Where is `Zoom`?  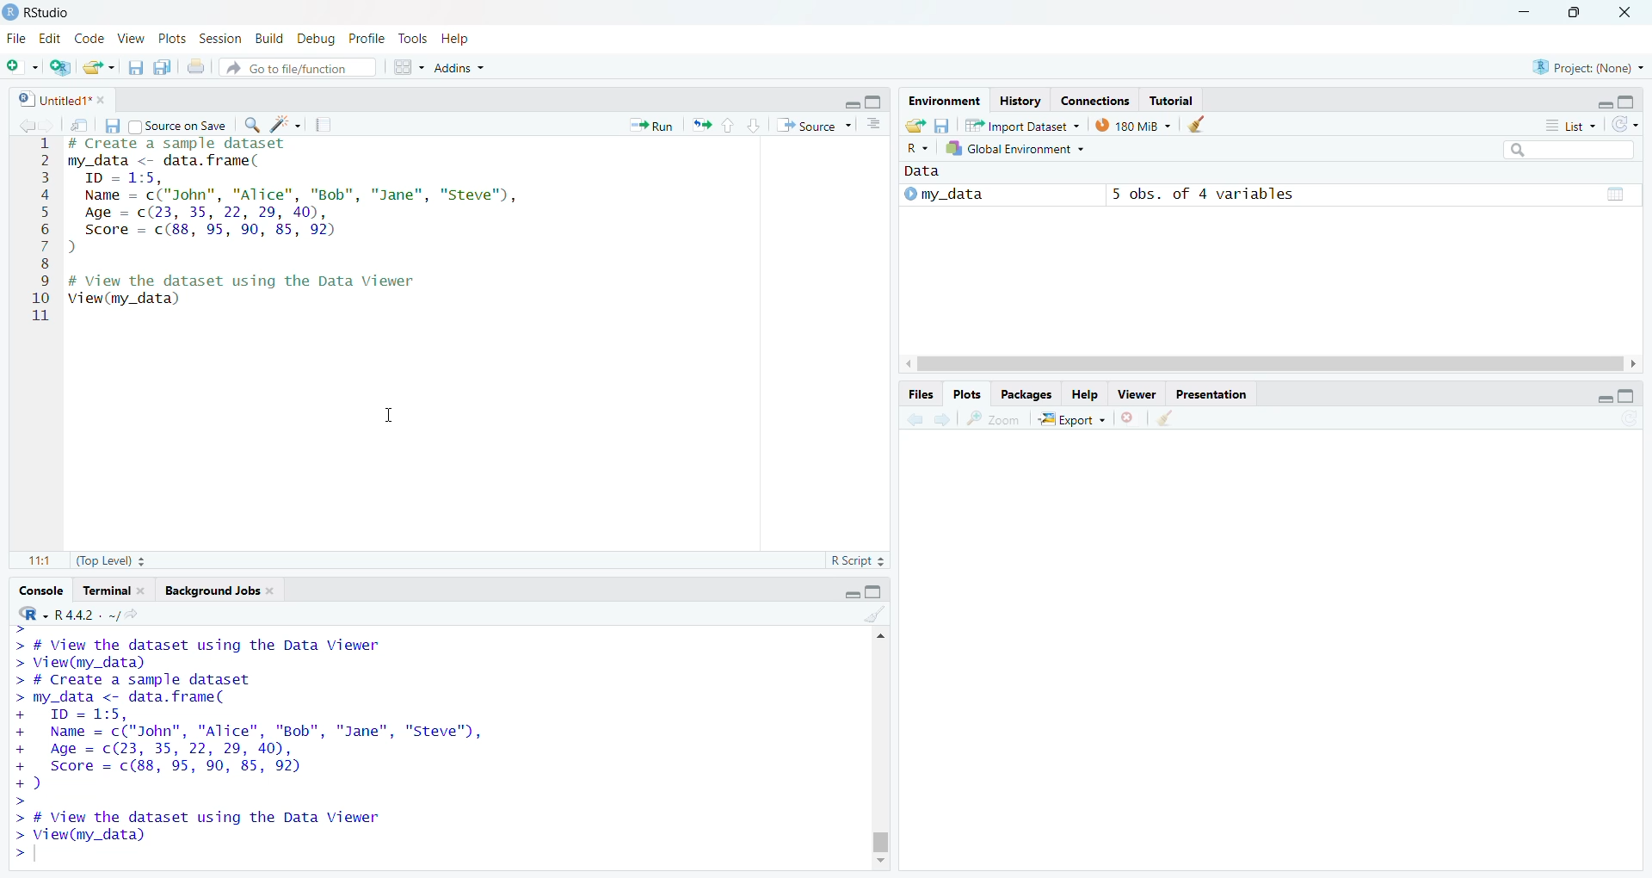
Zoom is located at coordinates (990, 417).